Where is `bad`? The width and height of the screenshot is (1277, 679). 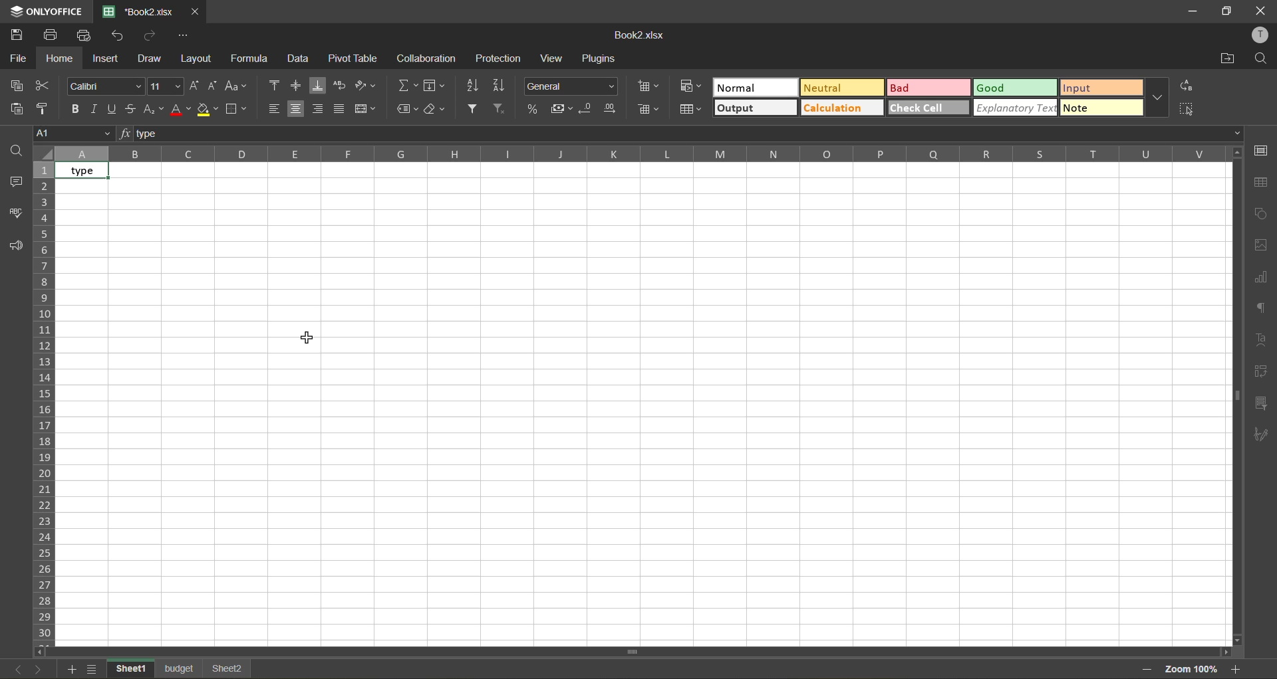
bad is located at coordinates (934, 90).